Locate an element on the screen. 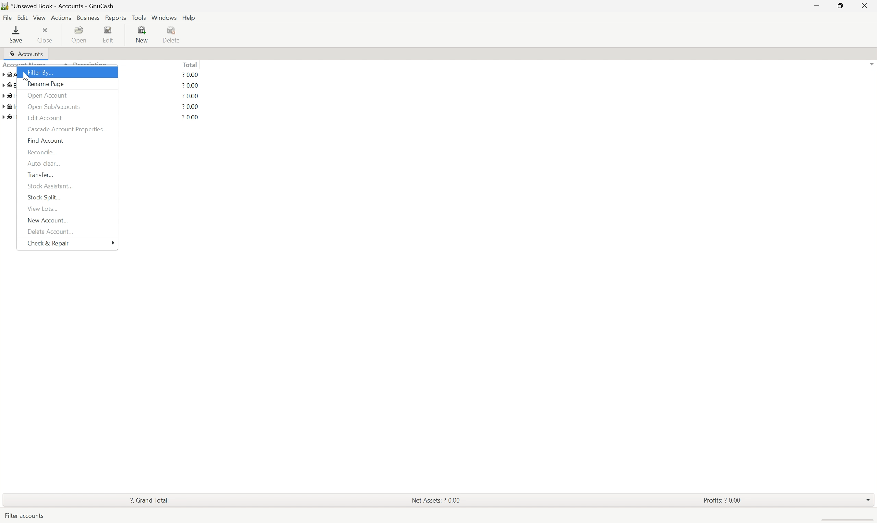  View is located at coordinates (39, 17).